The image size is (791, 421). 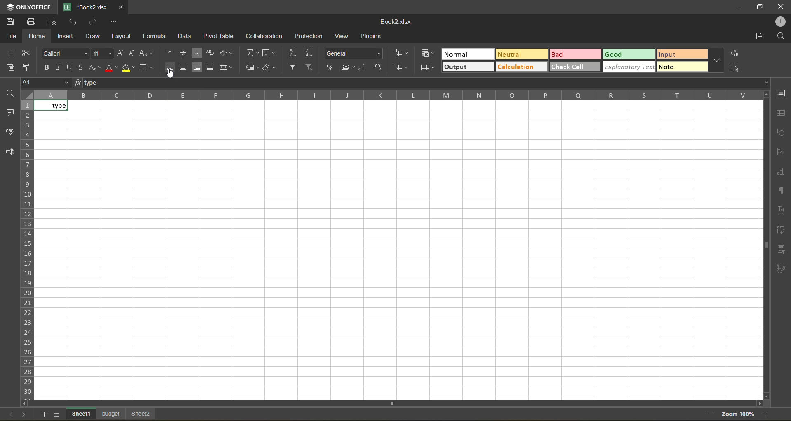 What do you see at coordinates (397, 95) in the screenshot?
I see `column names` at bounding box center [397, 95].